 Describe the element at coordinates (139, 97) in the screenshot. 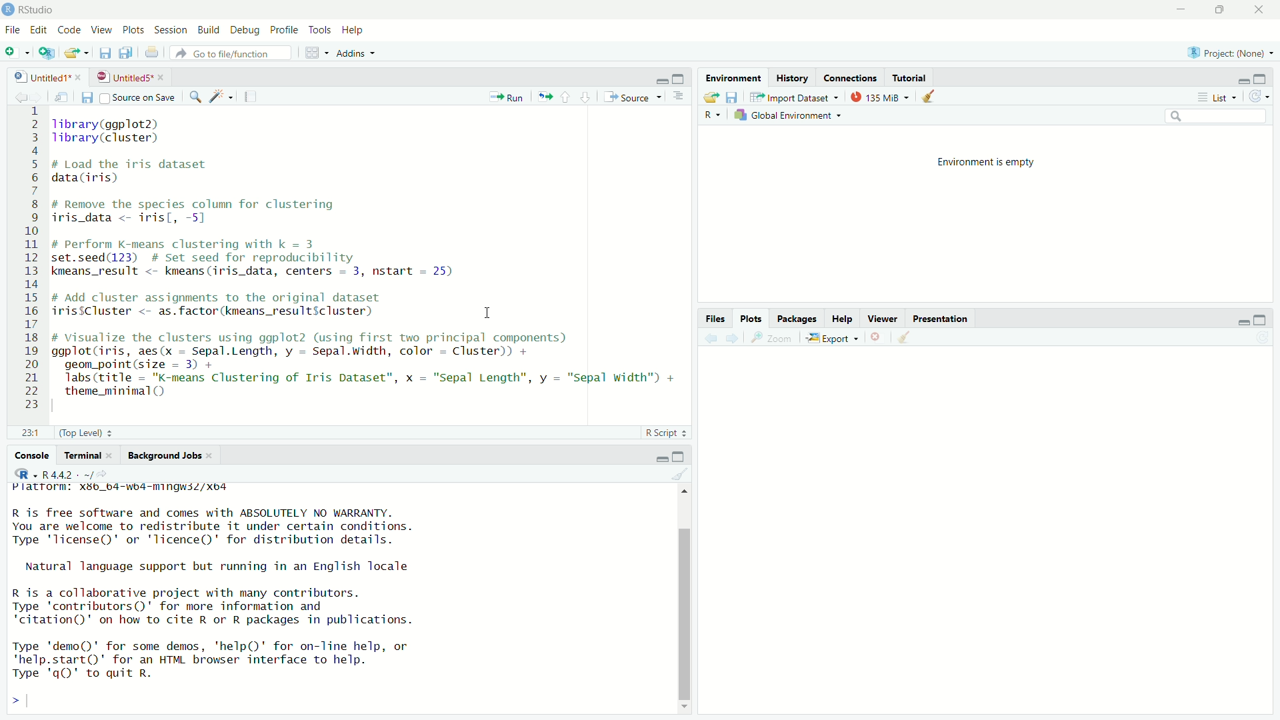

I see `source on save` at that location.